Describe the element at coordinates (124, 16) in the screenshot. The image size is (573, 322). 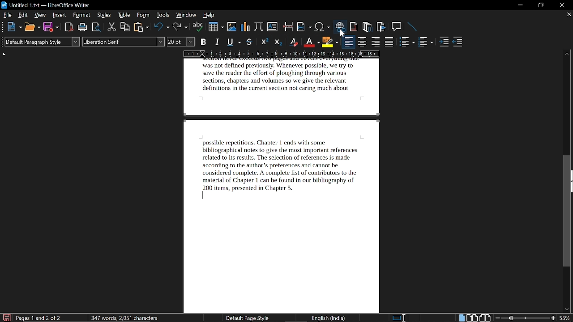
I see `table` at that location.